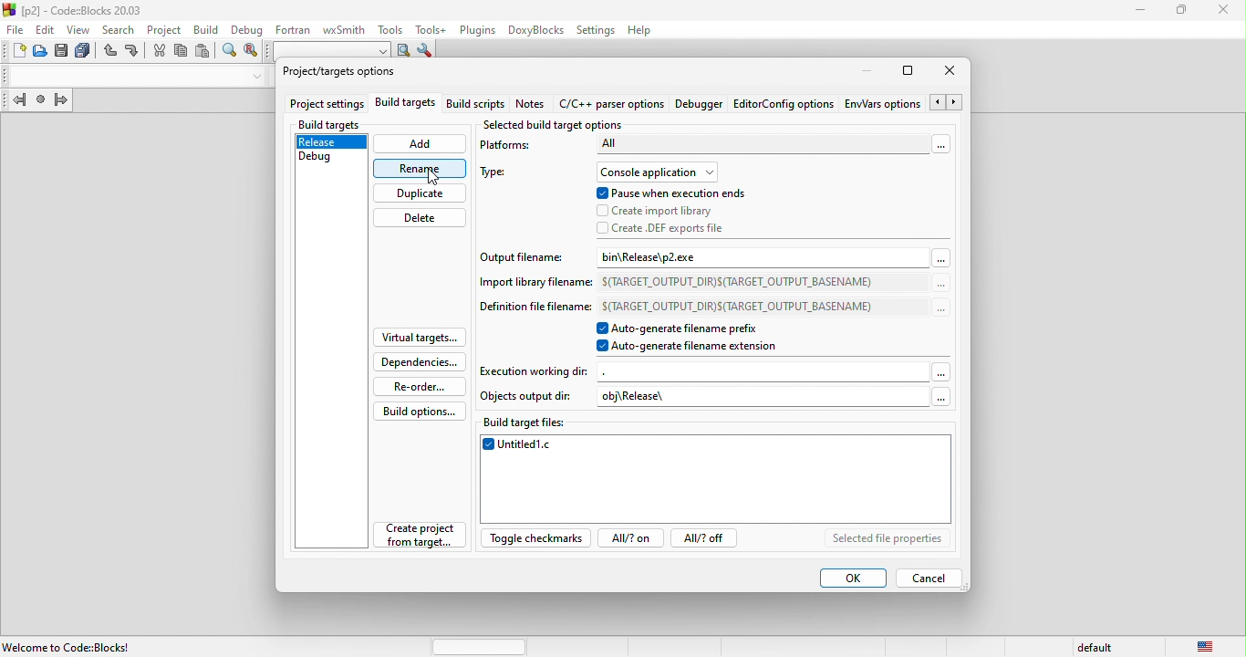 The image size is (1246, 657). Describe the element at coordinates (202, 52) in the screenshot. I see `paste` at that location.